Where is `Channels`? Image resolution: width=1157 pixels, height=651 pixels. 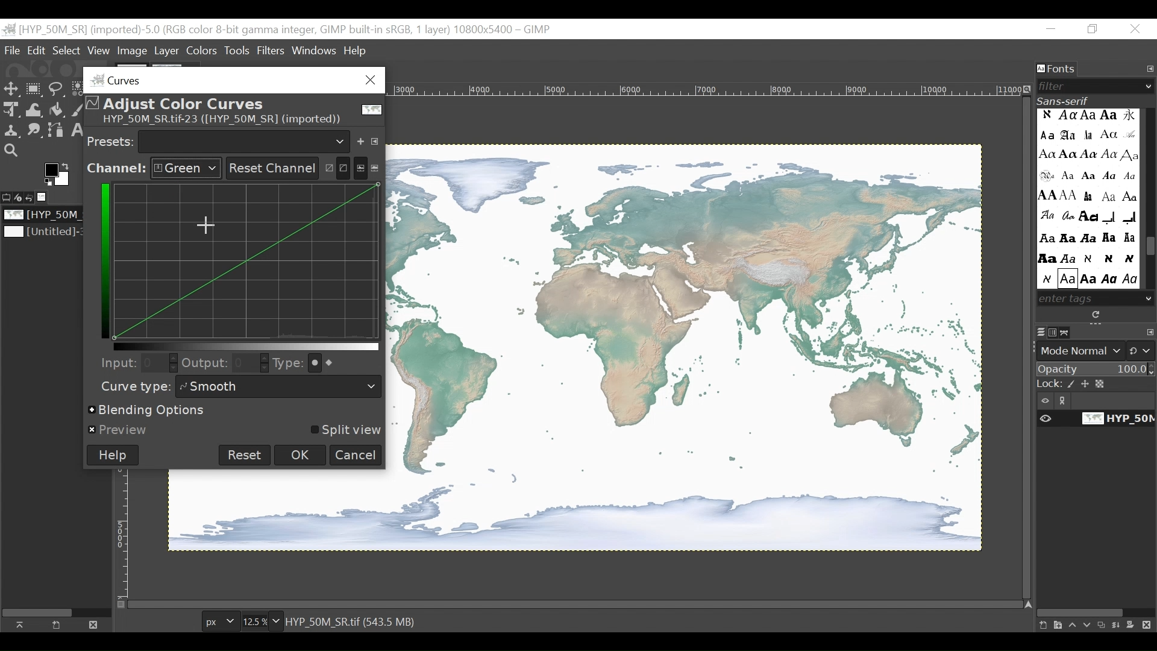 Channels is located at coordinates (1055, 332).